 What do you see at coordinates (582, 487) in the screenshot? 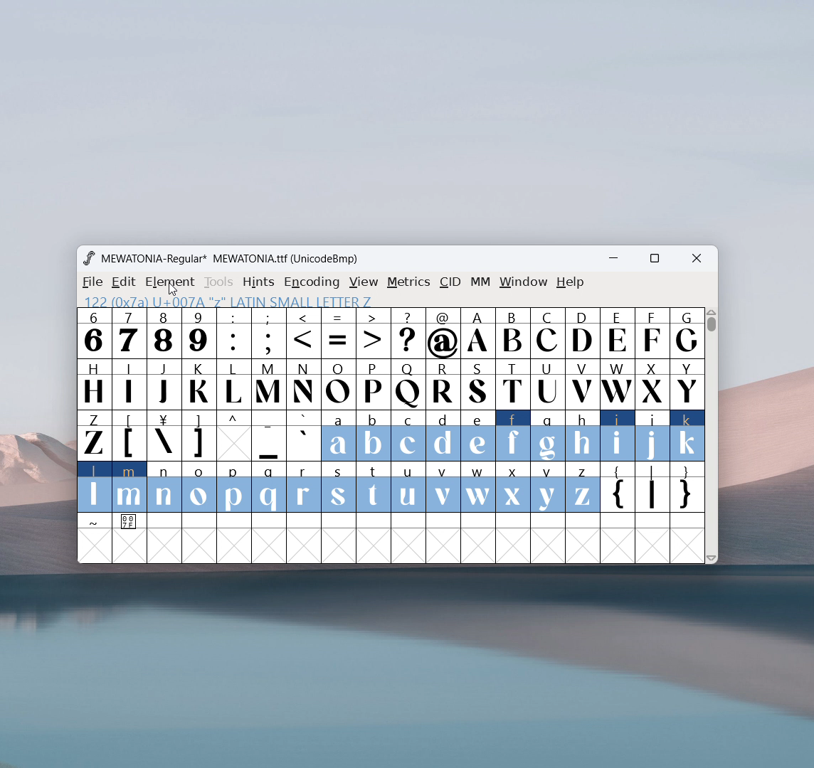
I see `z` at bounding box center [582, 487].